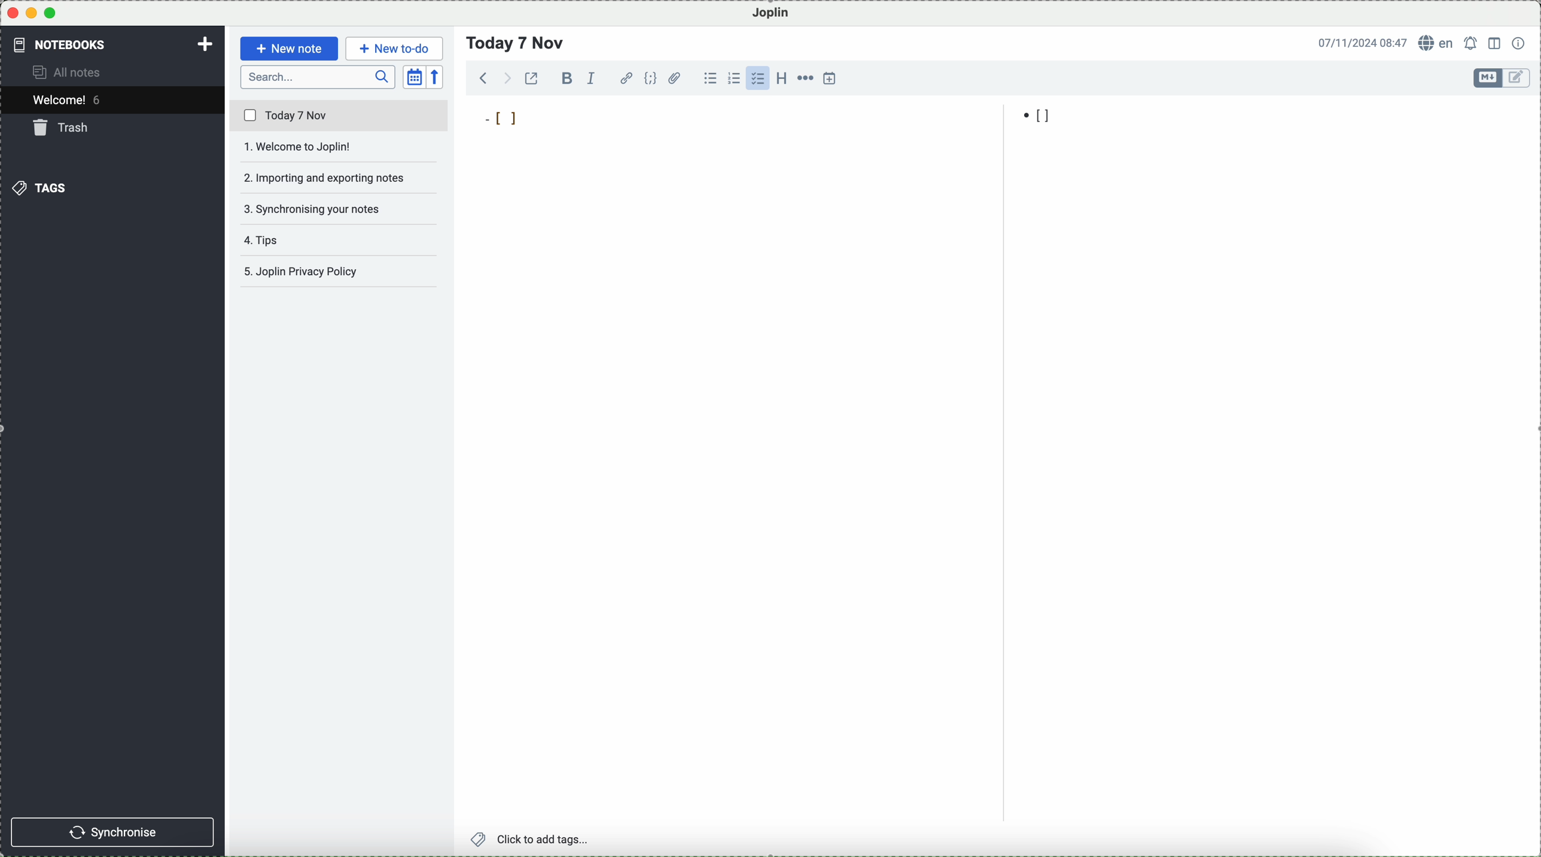  I want to click on tags, so click(39, 188).